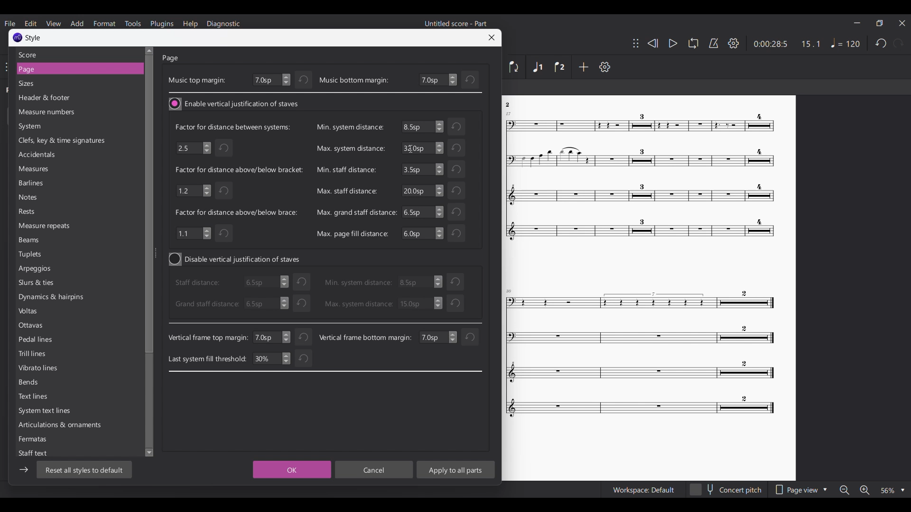 This screenshot has height=512, width=911. I want to click on Indicates factor for distance above/below bracket, so click(239, 169).